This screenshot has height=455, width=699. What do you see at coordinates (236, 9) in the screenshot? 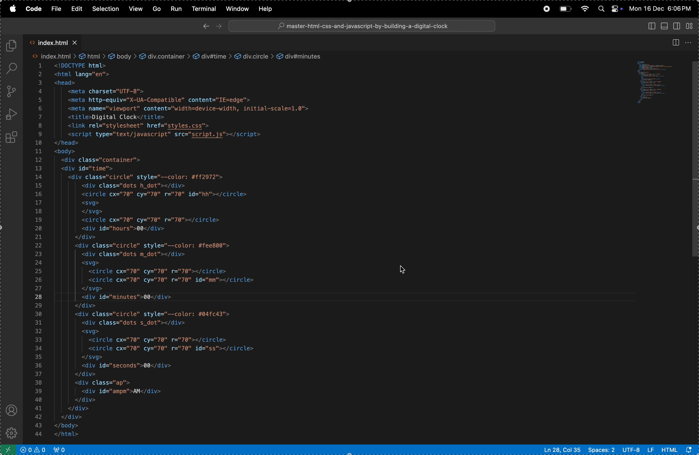
I see `window` at bounding box center [236, 9].